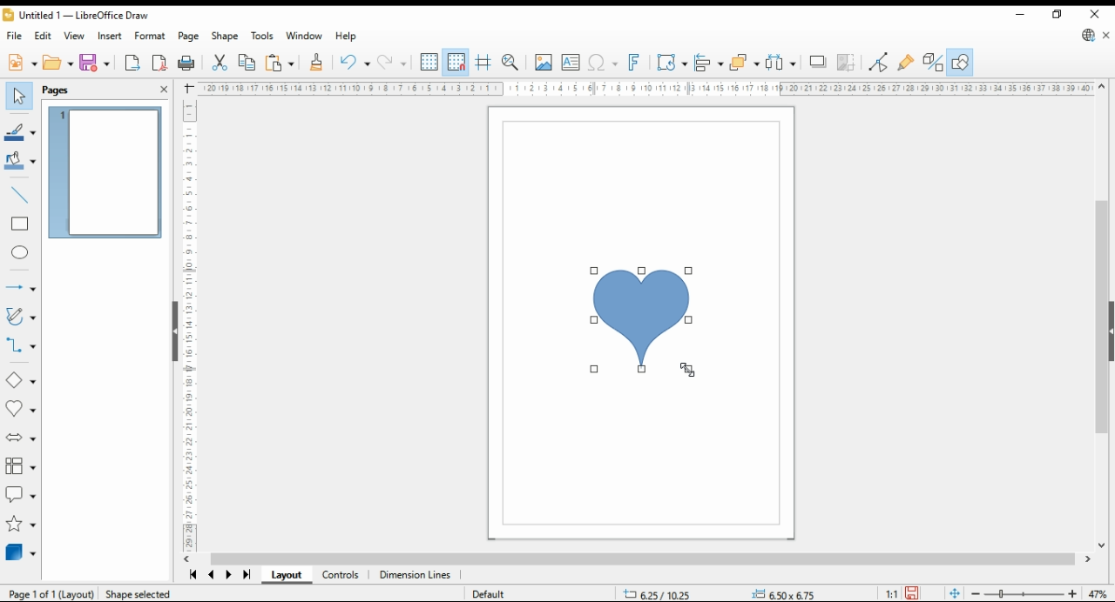 Image resolution: width=1115 pixels, height=602 pixels. Describe the element at coordinates (543, 63) in the screenshot. I see `insert picture` at that location.